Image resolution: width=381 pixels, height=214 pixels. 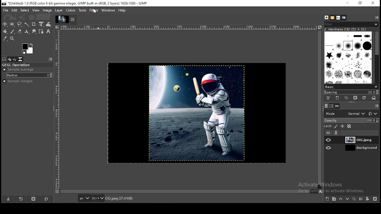 I want to click on layers, so click(x=326, y=106).